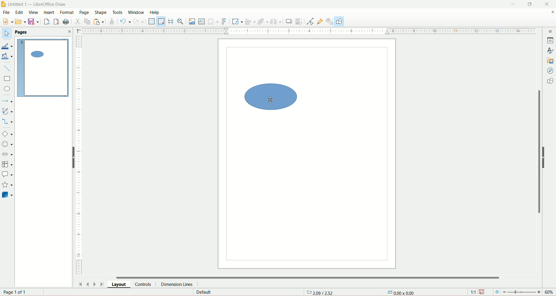 The width and height of the screenshot is (556, 296). What do you see at coordinates (7, 155) in the screenshot?
I see `block arrow` at bounding box center [7, 155].